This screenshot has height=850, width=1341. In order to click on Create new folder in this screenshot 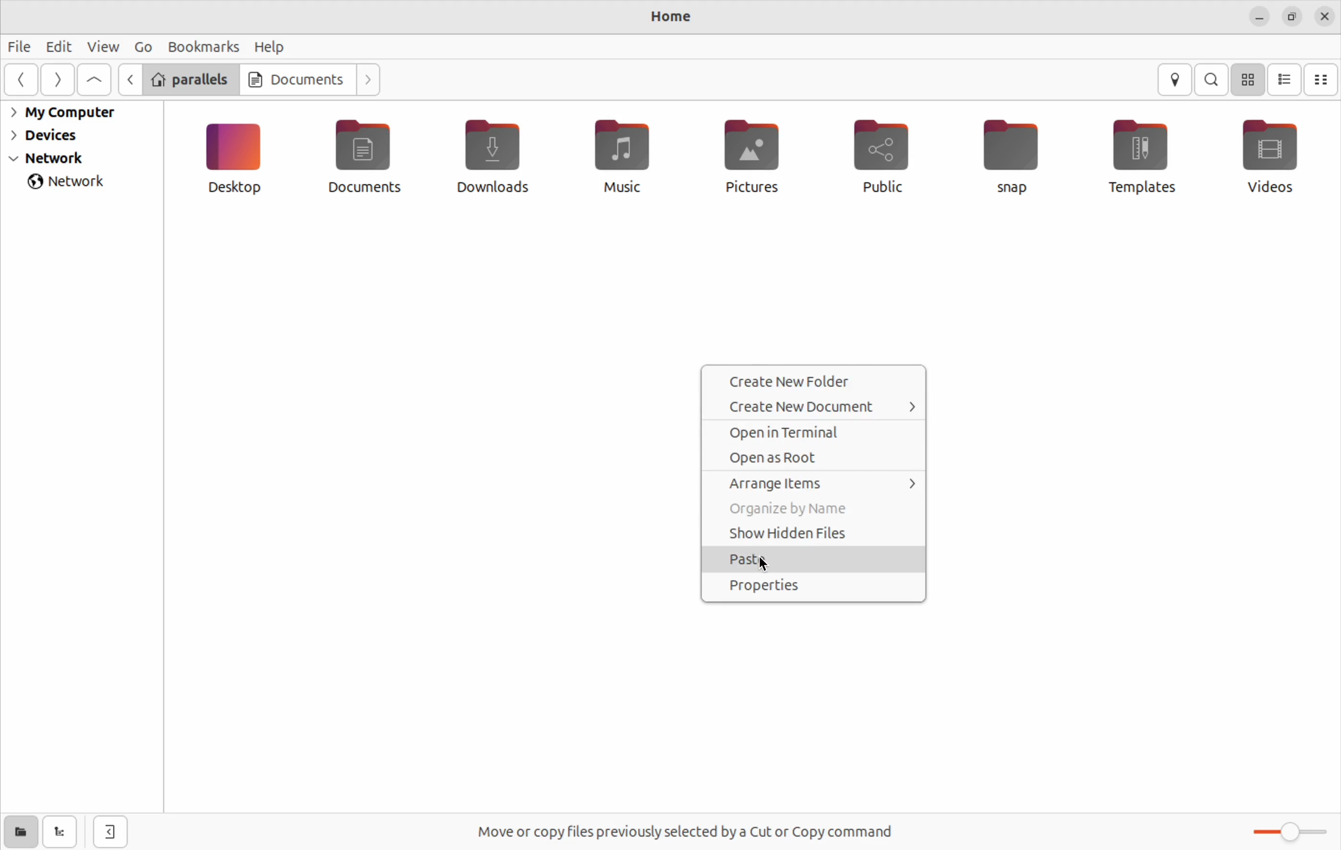, I will do `click(814, 380)`.